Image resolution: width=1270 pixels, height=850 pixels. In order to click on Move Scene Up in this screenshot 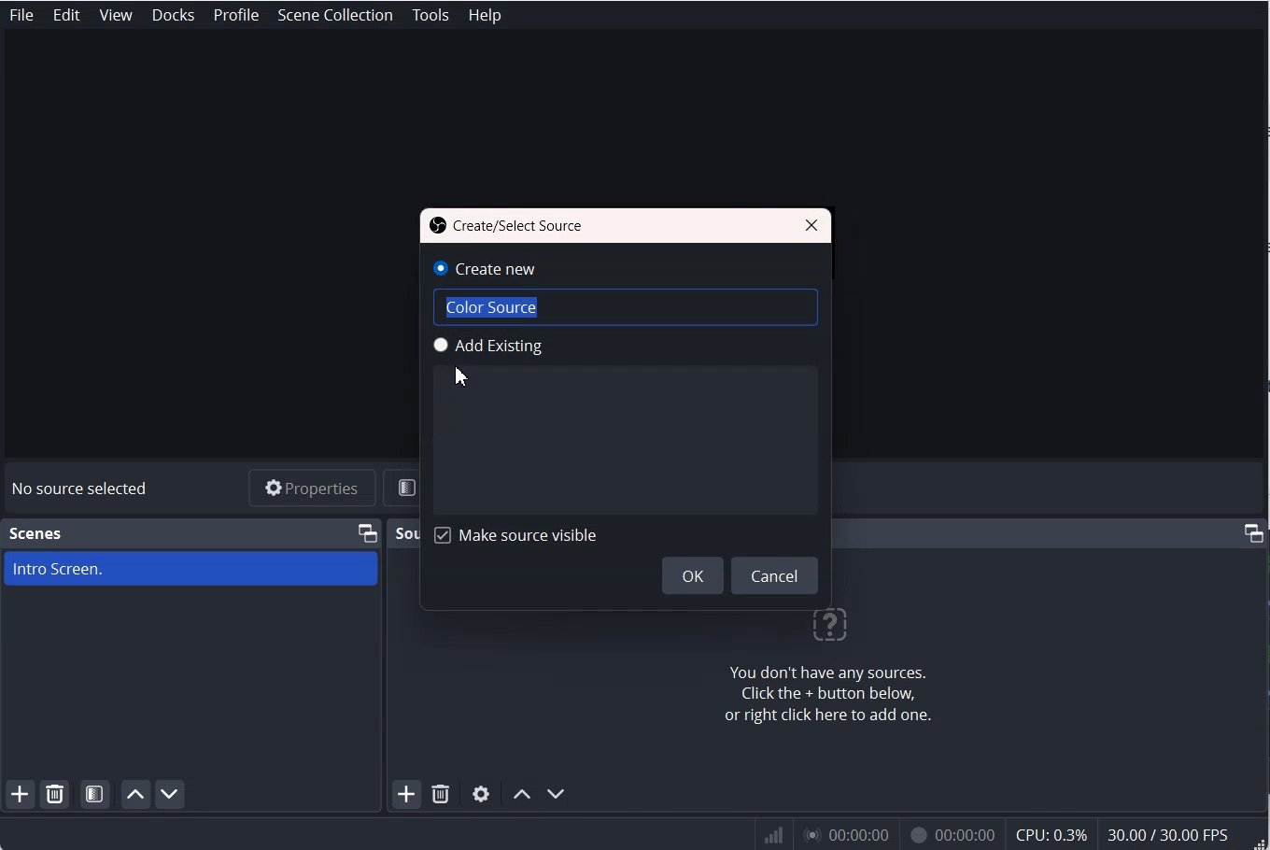, I will do `click(135, 795)`.